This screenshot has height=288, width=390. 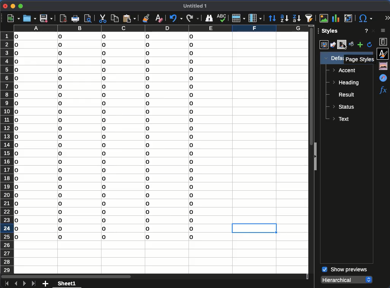 I want to click on collapse, so click(x=315, y=157).